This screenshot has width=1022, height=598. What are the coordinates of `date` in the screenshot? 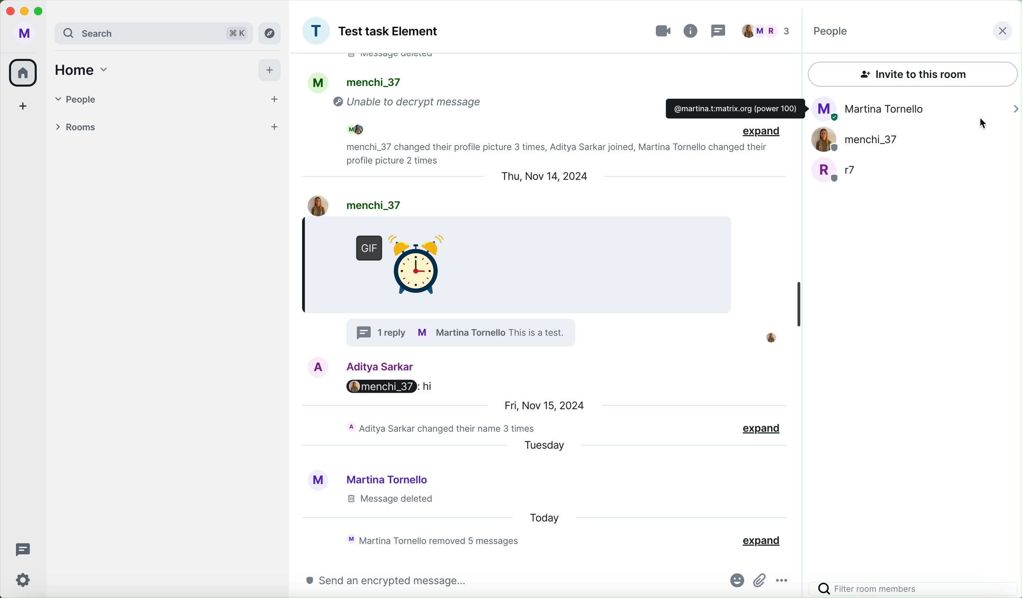 It's located at (543, 405).